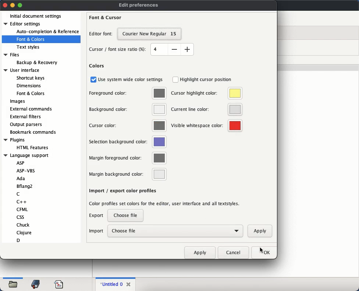 Image resolution: width=359 pixels, height=291 pixels. Describe the element at coordinates (20, 217) in the screenshot. I see `css` at that location.